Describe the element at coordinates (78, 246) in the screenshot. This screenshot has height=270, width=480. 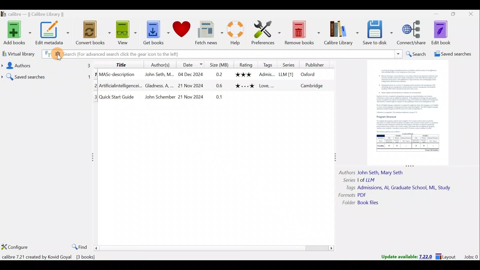
I see `Find` at that location.